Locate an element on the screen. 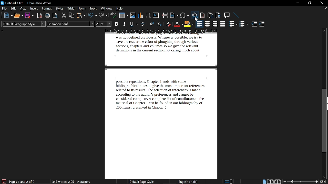 The image size is (328, 184). insert endnote is located at coordinates (210, 16).